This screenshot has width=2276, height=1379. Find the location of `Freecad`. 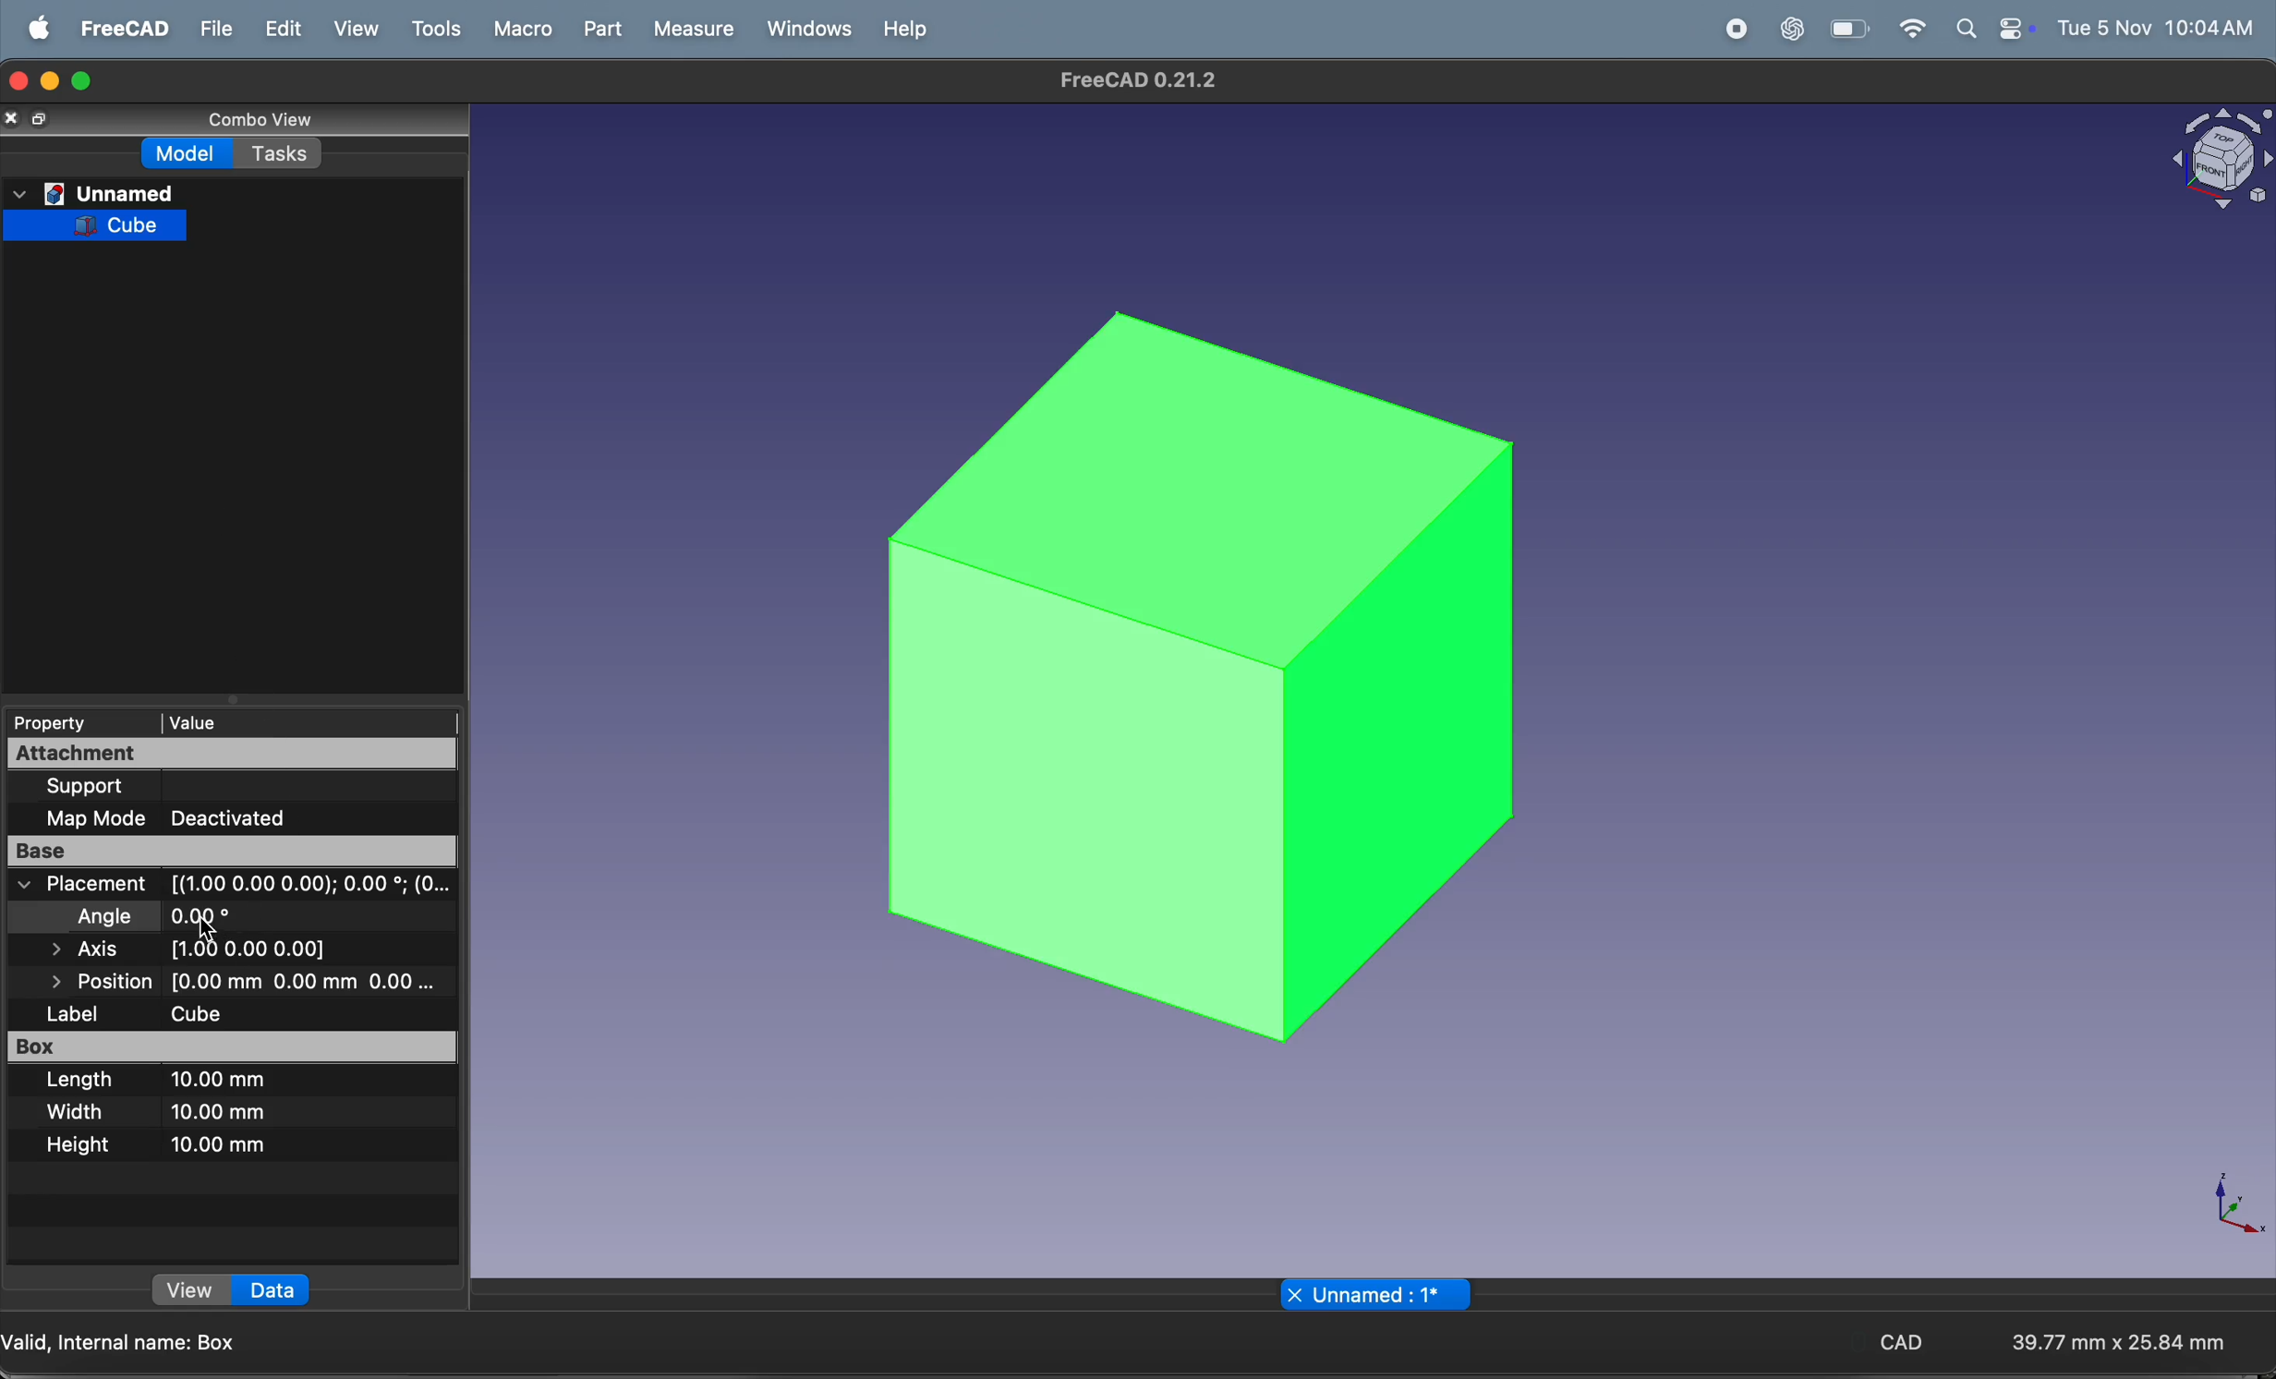

Freecad is located at coordinates (1138, 80).